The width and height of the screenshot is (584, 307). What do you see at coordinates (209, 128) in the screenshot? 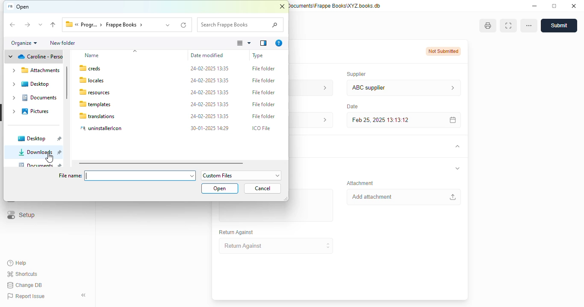
I see `30-01-2025 14:29` at bounding box center [209, 128].